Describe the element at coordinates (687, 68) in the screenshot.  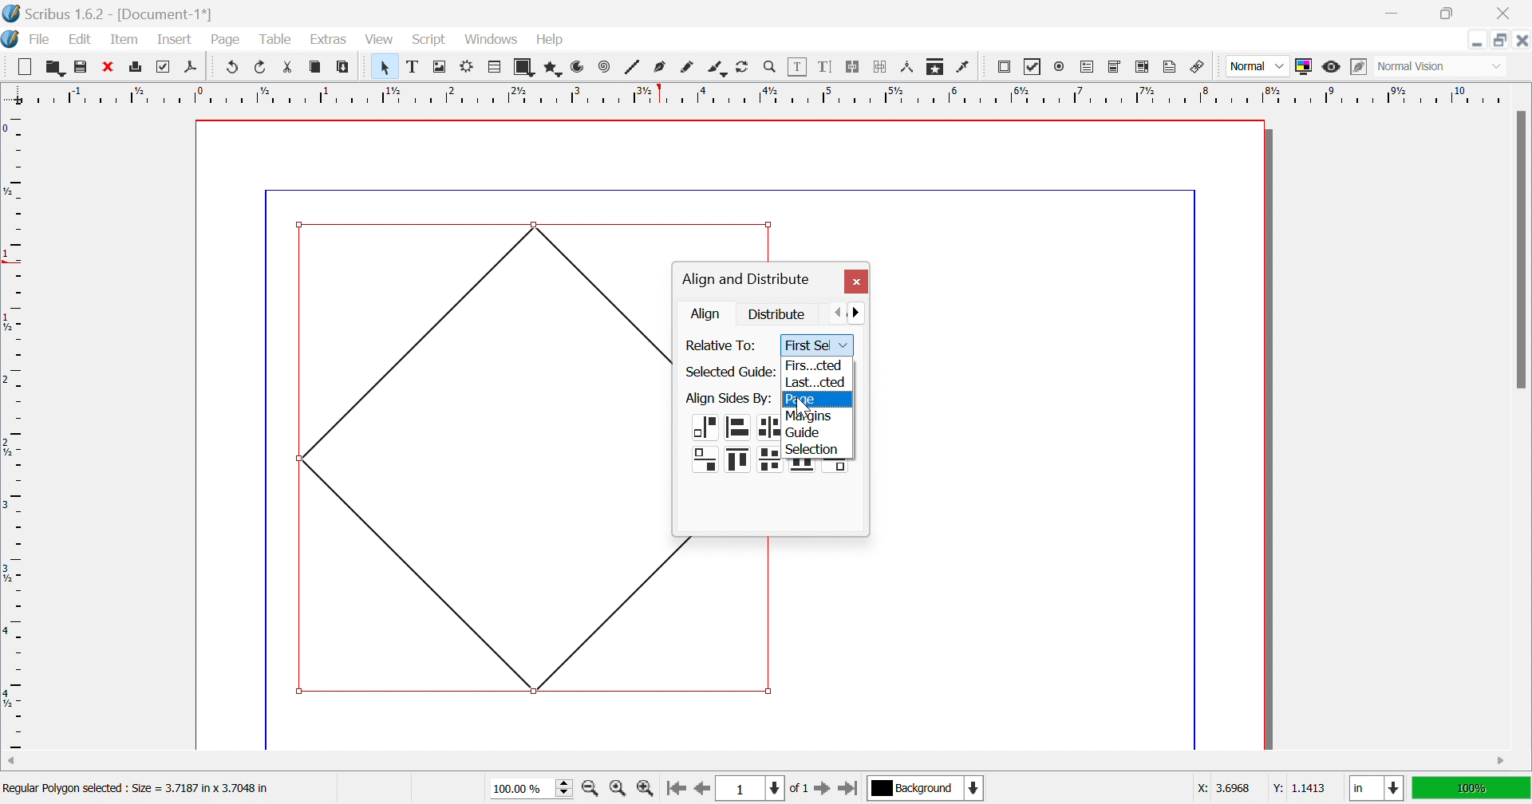
I see `Freehand line` at that location.